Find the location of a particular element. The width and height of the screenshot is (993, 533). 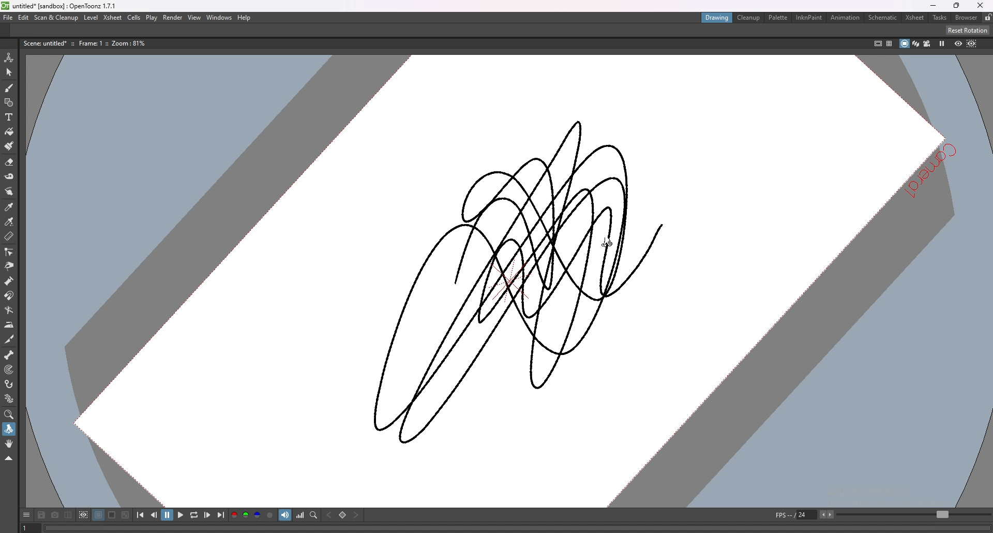

plastic is located at coordinates (8, 399).